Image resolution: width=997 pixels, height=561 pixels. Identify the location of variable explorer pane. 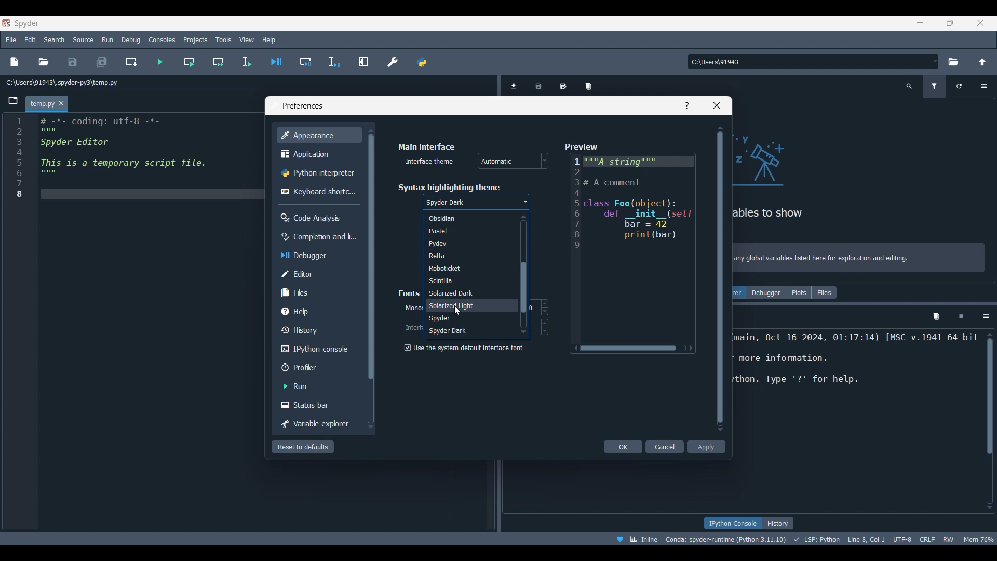
(820, 179).